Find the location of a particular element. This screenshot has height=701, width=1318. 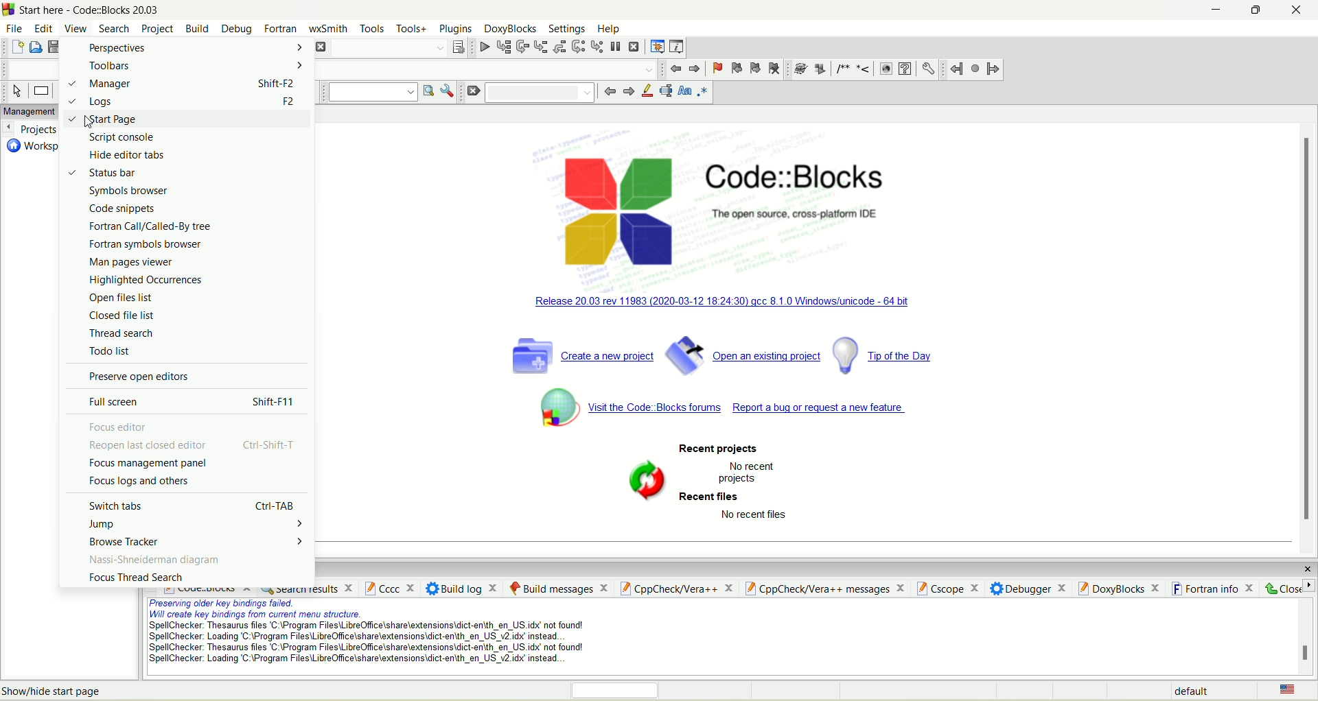

fortan info is located at coordinates (1214, 586).